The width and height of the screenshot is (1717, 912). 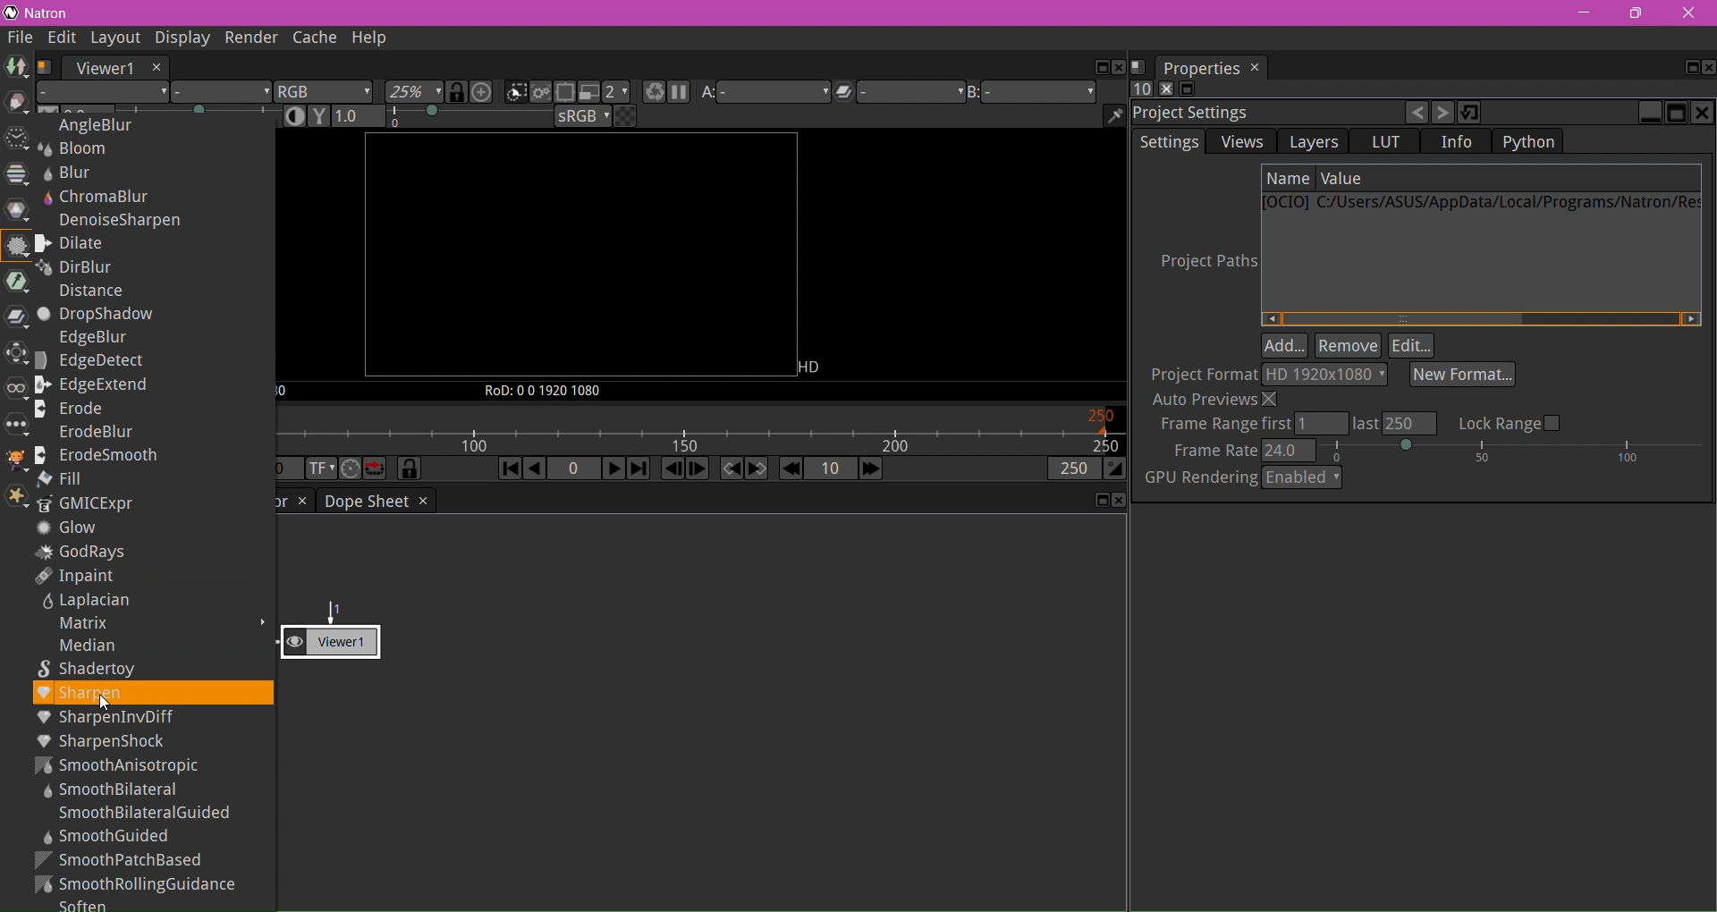 What do you see at coordinates (284, 393) in the screenshot?
I see `Image Format` at bounding box center [284, 393].